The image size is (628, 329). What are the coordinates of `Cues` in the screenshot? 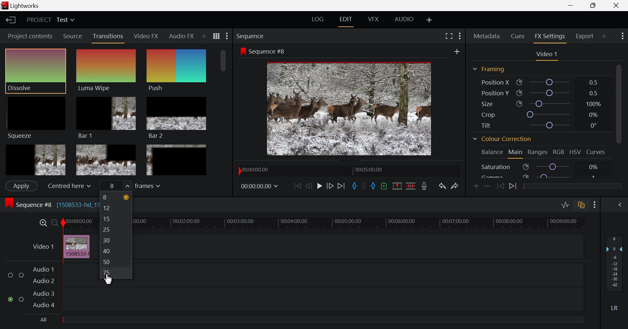 It's located at (518, 36).